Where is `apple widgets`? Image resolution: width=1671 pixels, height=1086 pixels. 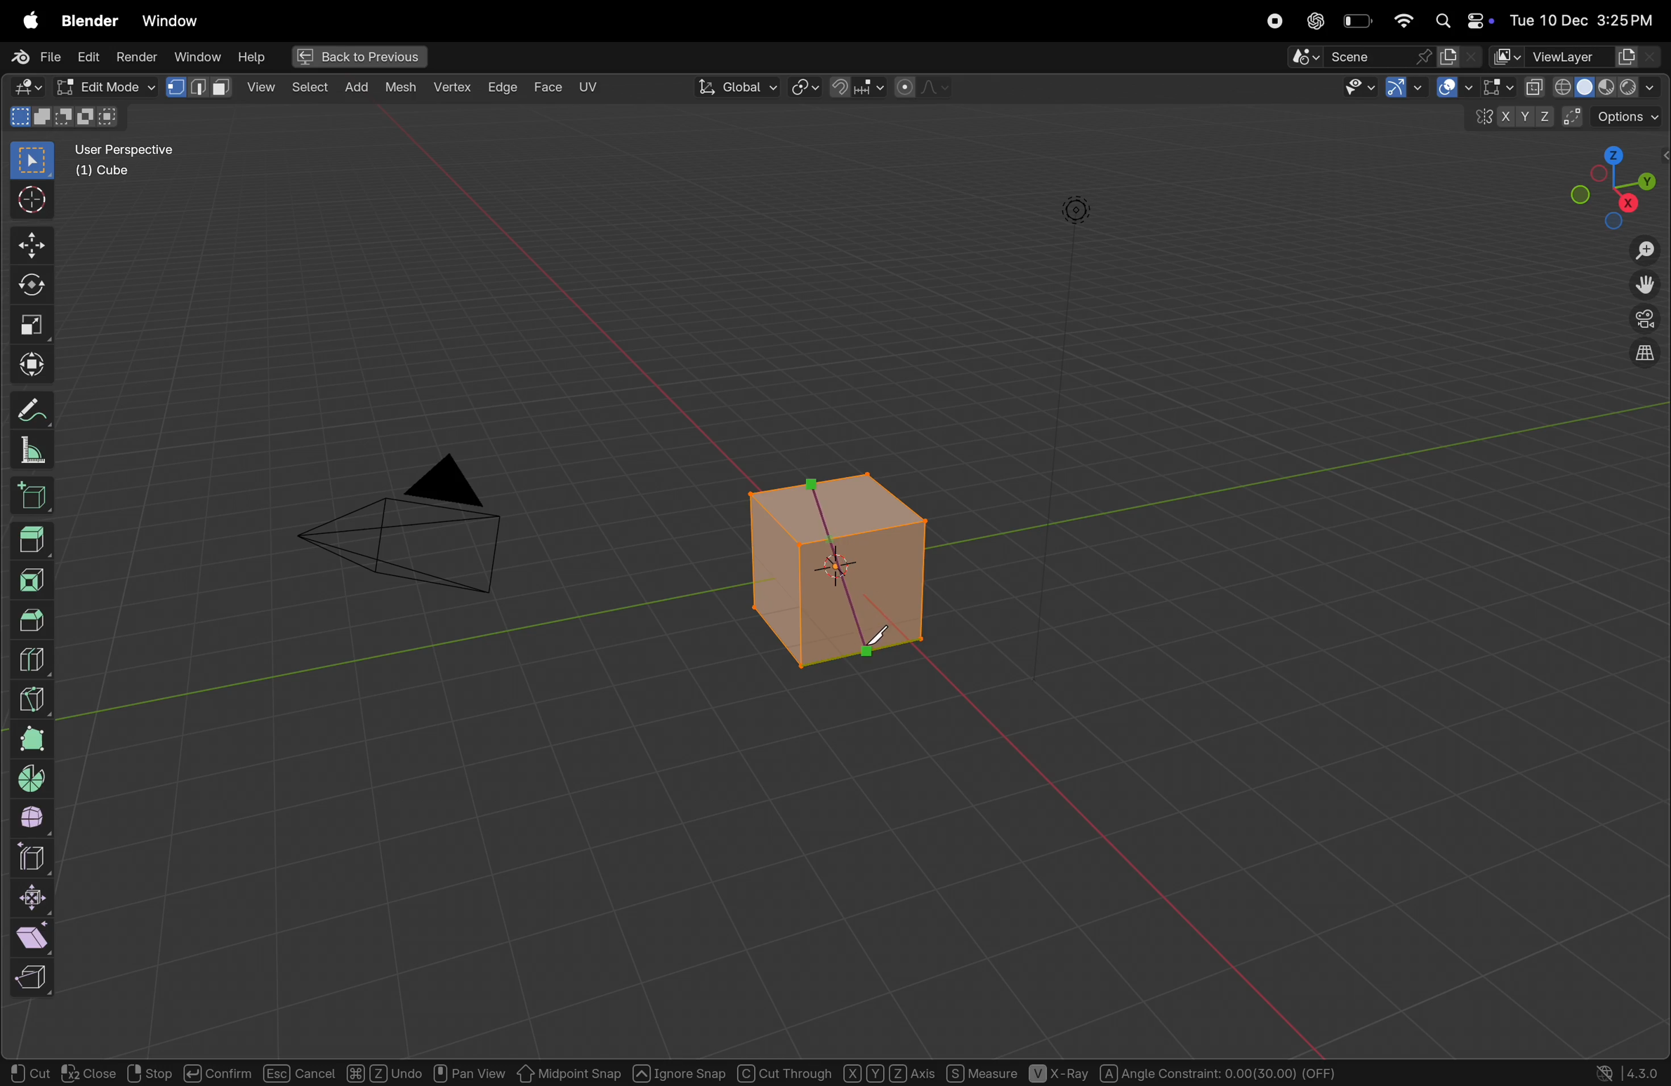
apple widgets is located at coordinates (1462, 19).